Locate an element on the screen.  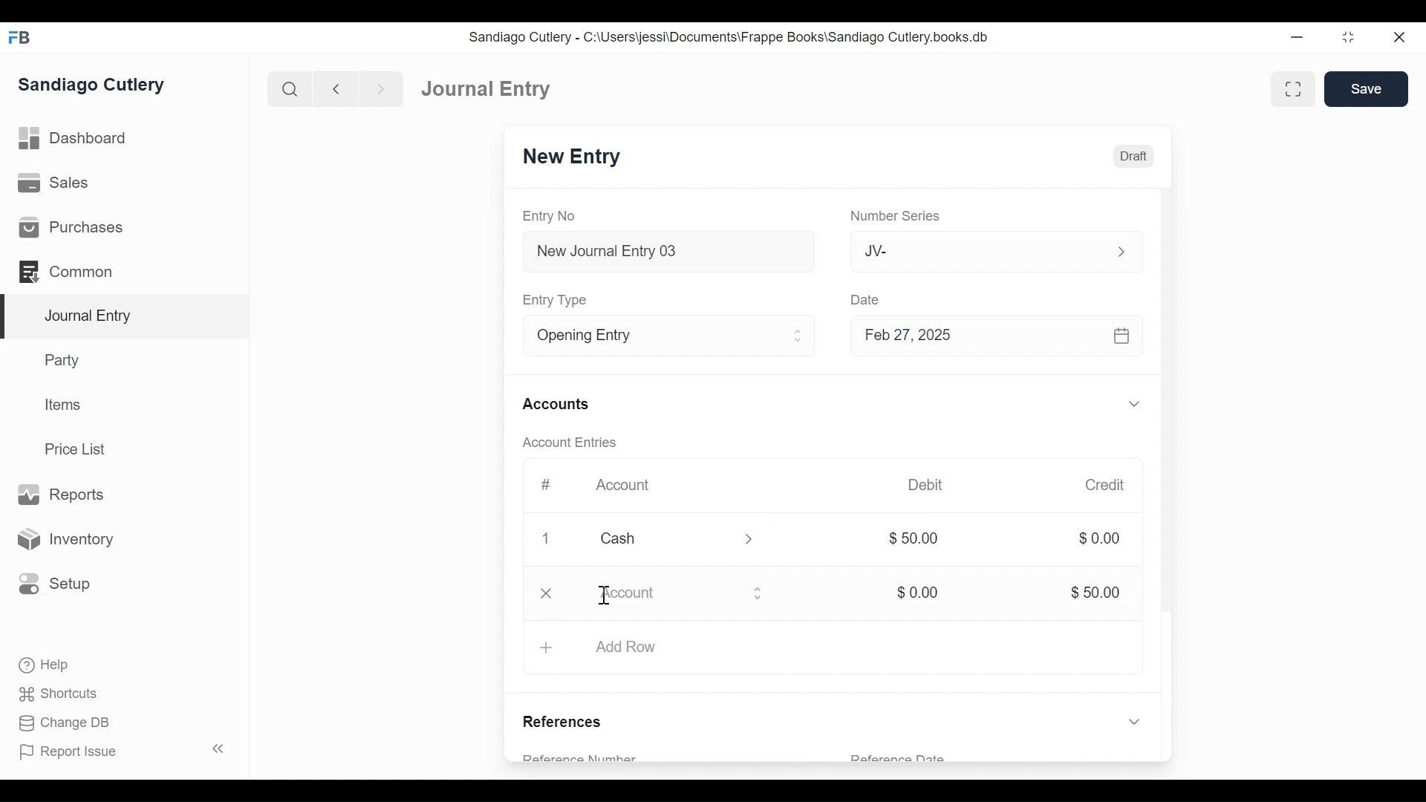
Account Entries is located at coordinates (568, 443).